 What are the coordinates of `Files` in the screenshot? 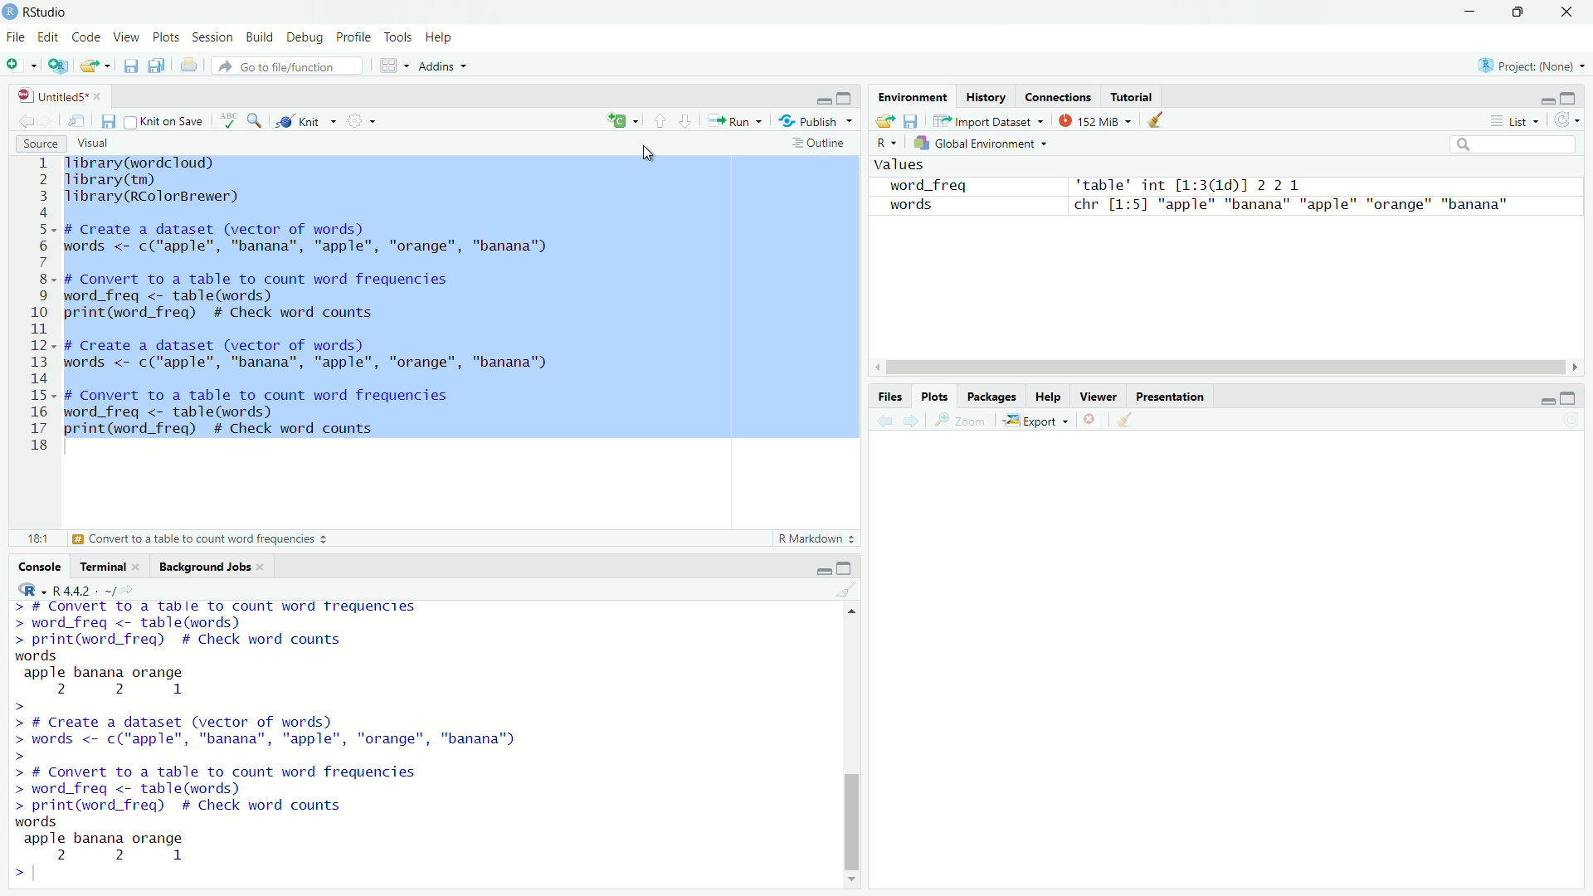 It's located at (896, 397).